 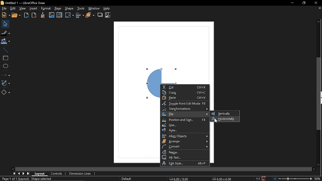 I want to click on Current zoom, so click(x=318, y=178).